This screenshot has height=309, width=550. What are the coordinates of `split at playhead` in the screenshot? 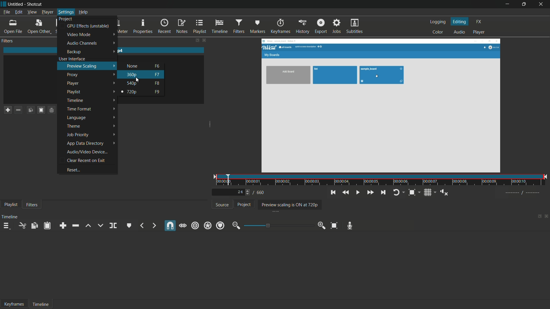 It's located at (114, 225).